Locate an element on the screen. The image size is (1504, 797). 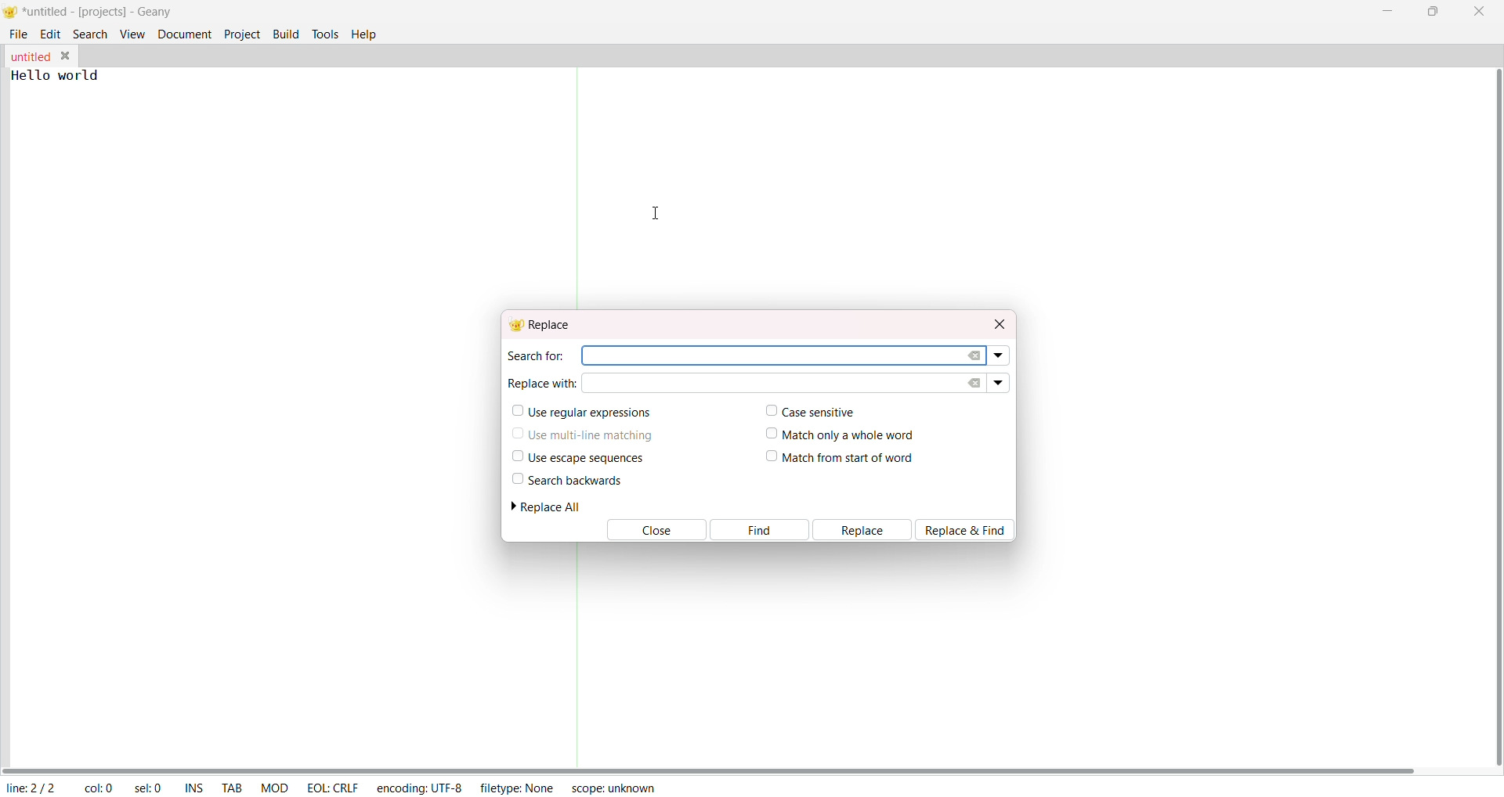
replace dropdown is located at coordinates (998, 381).